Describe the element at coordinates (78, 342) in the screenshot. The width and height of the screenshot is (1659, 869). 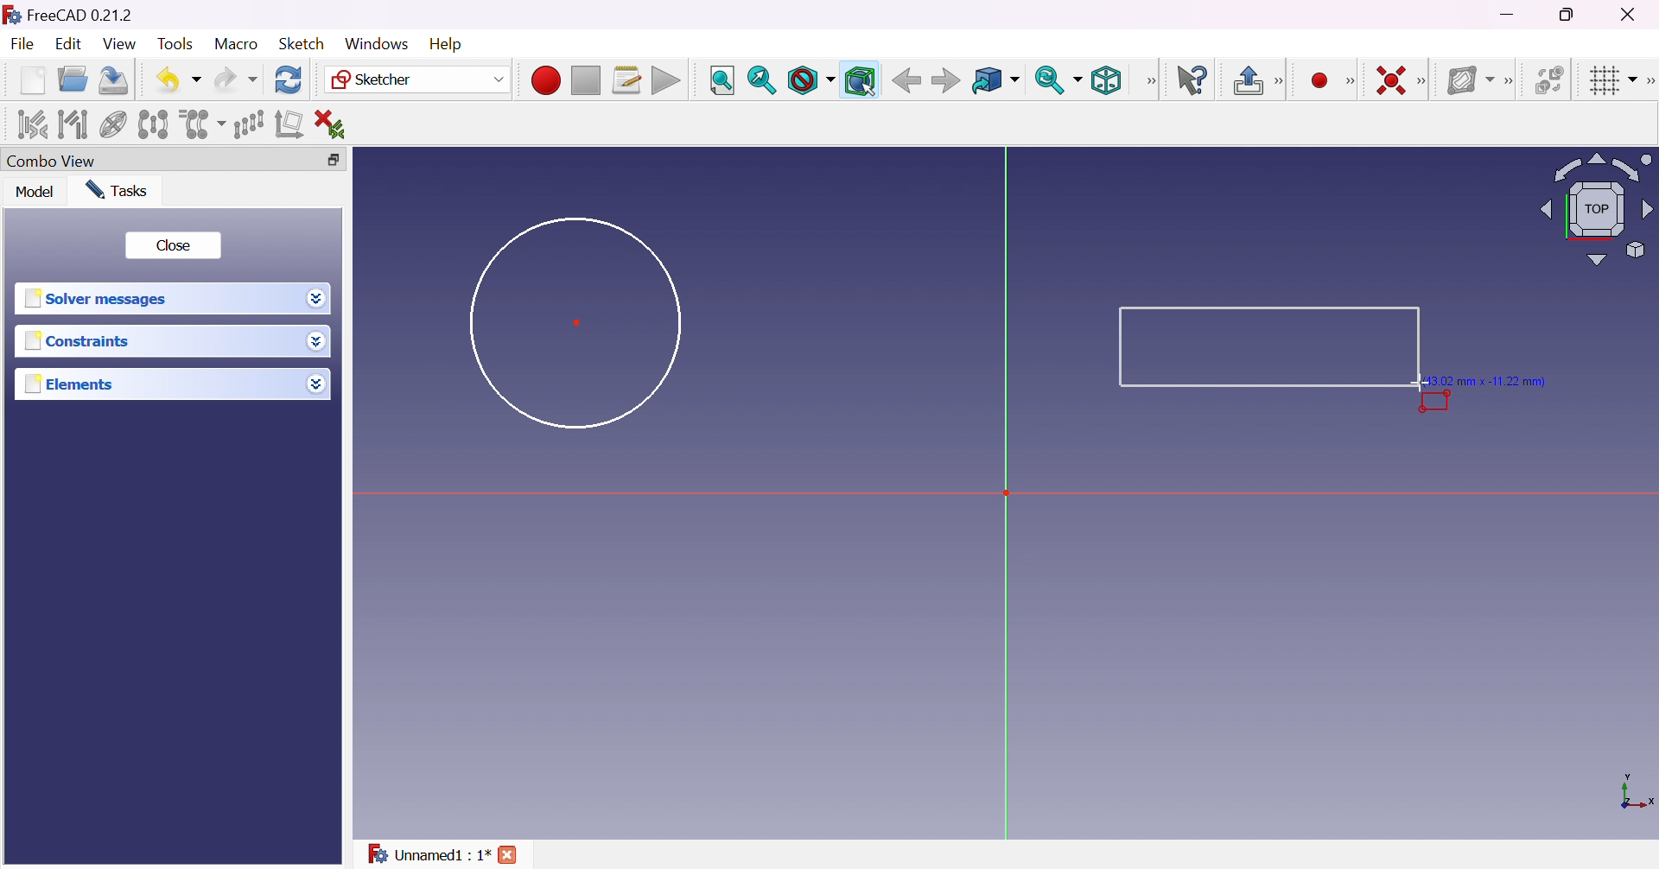
I see `Constraints` at that location.